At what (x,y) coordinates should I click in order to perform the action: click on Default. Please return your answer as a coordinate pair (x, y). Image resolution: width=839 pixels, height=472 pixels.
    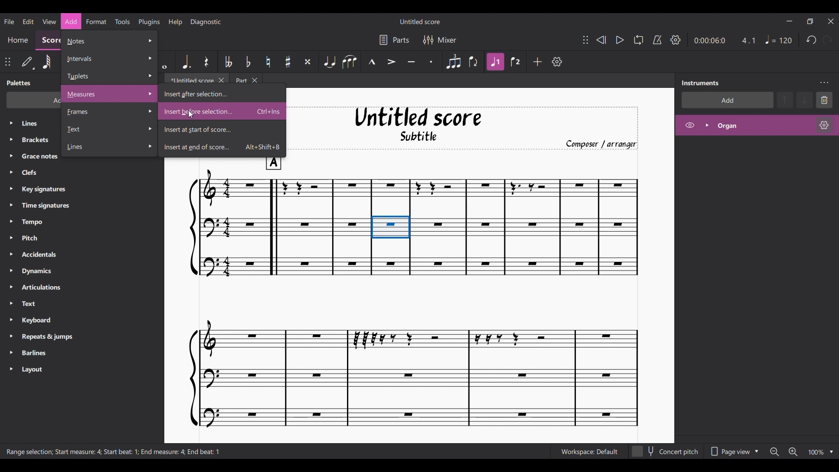
    Looking at the image, I should click on (28, 62).